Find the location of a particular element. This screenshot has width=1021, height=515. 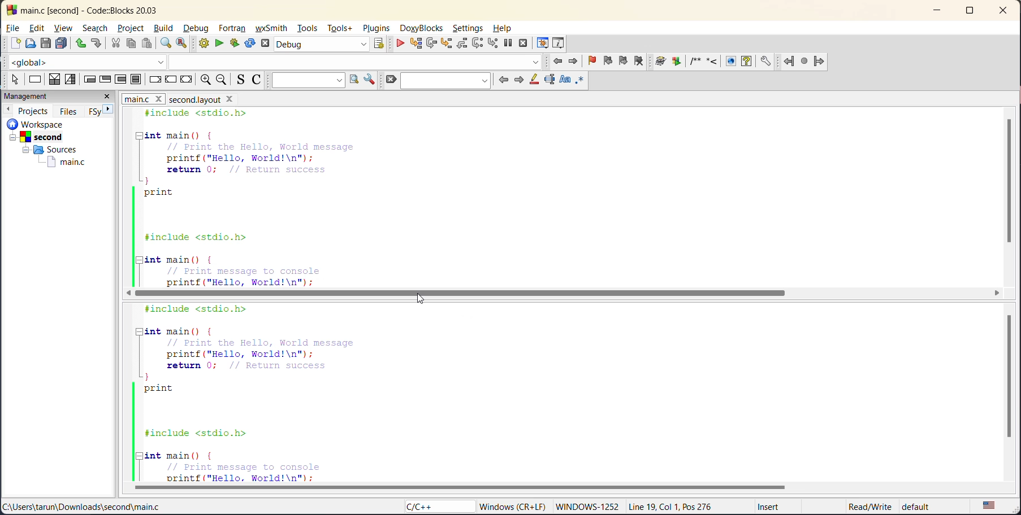

toggle source is located at coordinates (237, 80).